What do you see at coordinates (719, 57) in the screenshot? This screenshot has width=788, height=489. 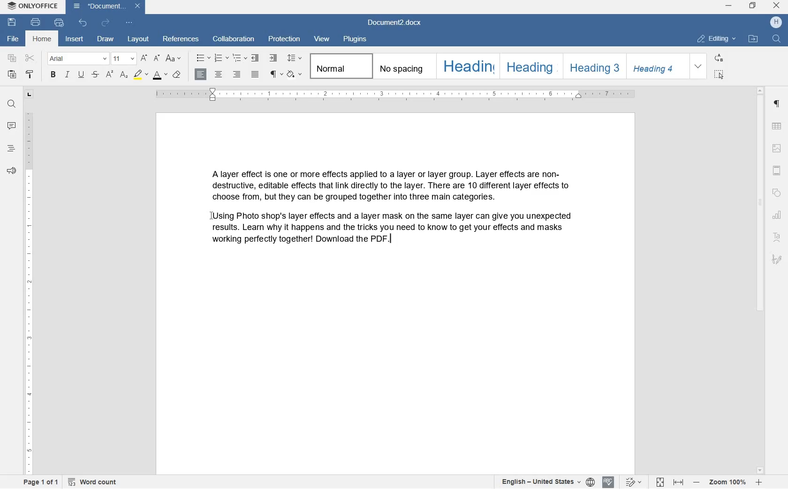 I see `REPLACE` at bounding box center [719, 57].